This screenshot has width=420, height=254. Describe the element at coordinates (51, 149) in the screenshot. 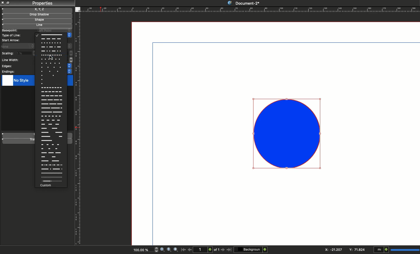

I see `line option` at that location.